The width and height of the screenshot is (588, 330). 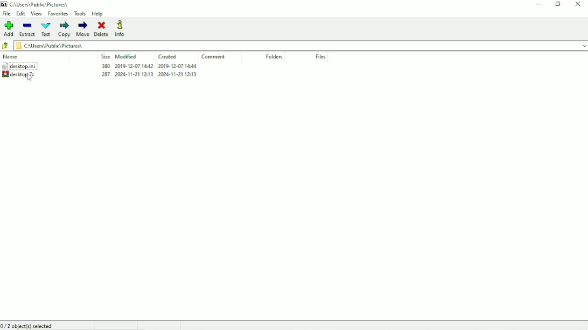 What do you see at coordinates (557, 4) in the screenshot?
I see `Restore down` at bounding box center [557, 4].